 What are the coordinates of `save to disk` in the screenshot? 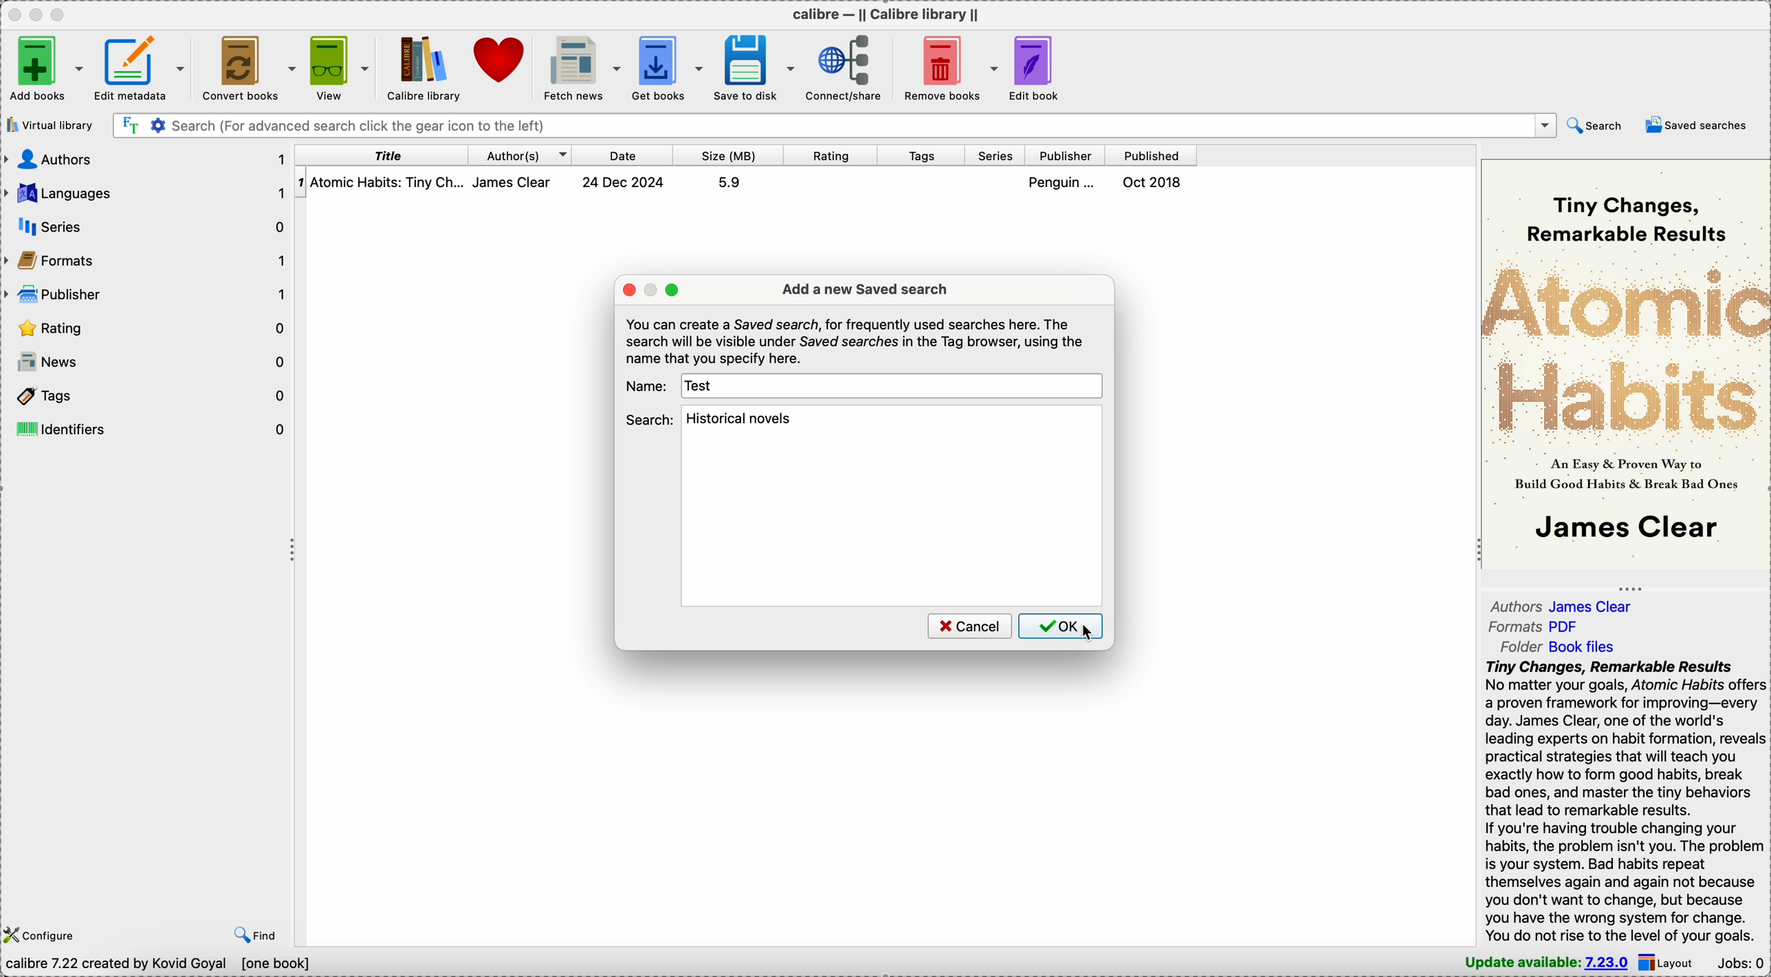 It's located at (757, 67).